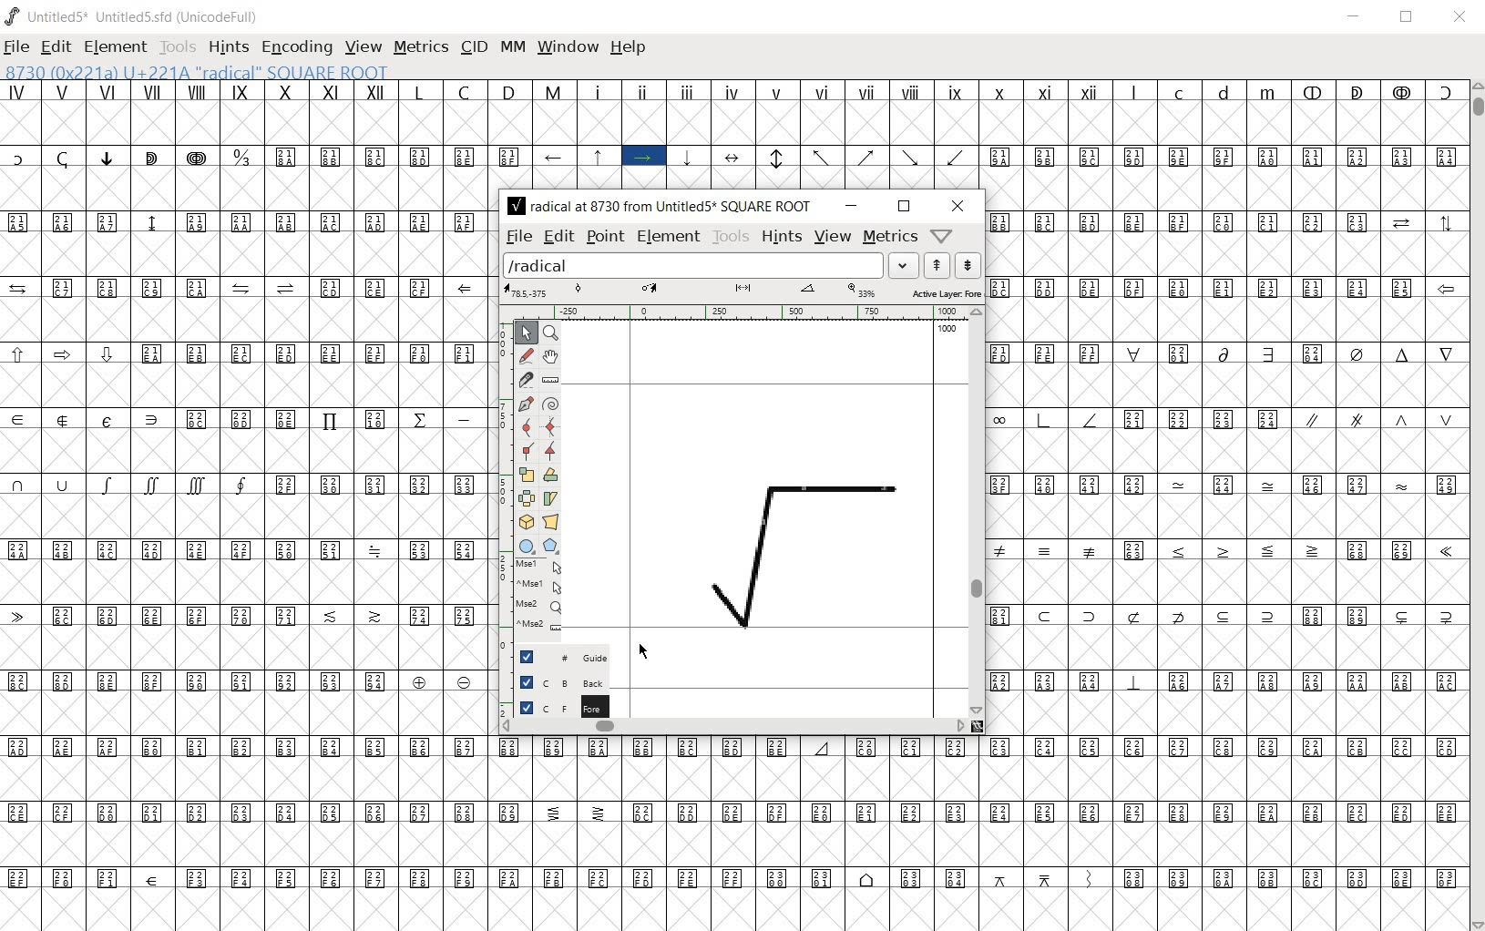 The width and height of the screenshot is (1485, 931). I want to click on show the next word on the list, so click(938, 264).